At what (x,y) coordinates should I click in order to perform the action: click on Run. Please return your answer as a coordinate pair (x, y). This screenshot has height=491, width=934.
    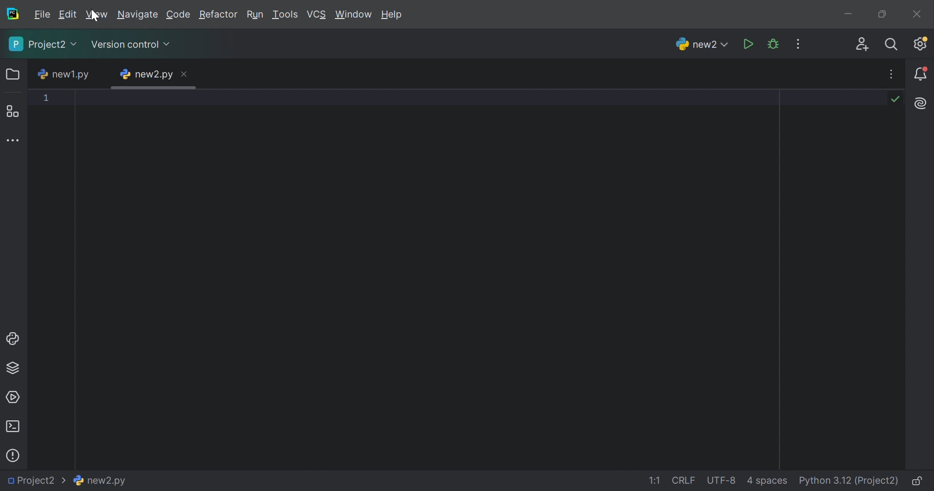
    Looking at the image, I should click on (750, 44).